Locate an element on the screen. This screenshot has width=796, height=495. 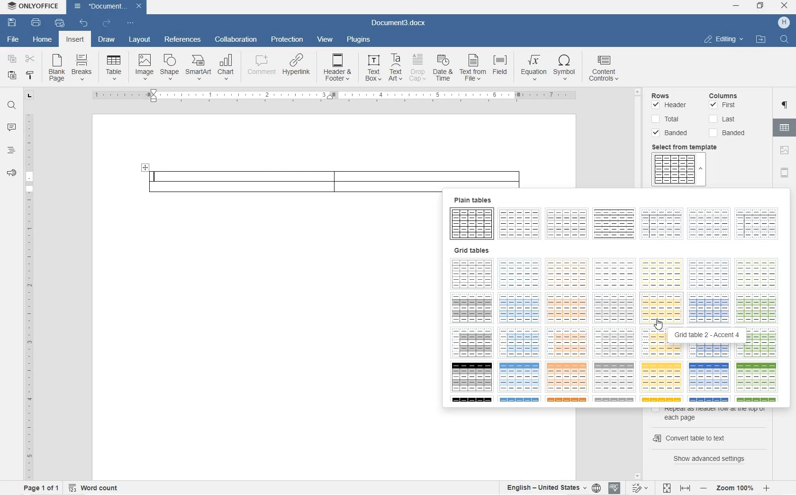
PROTECTION is located at coordinates (287, 40).